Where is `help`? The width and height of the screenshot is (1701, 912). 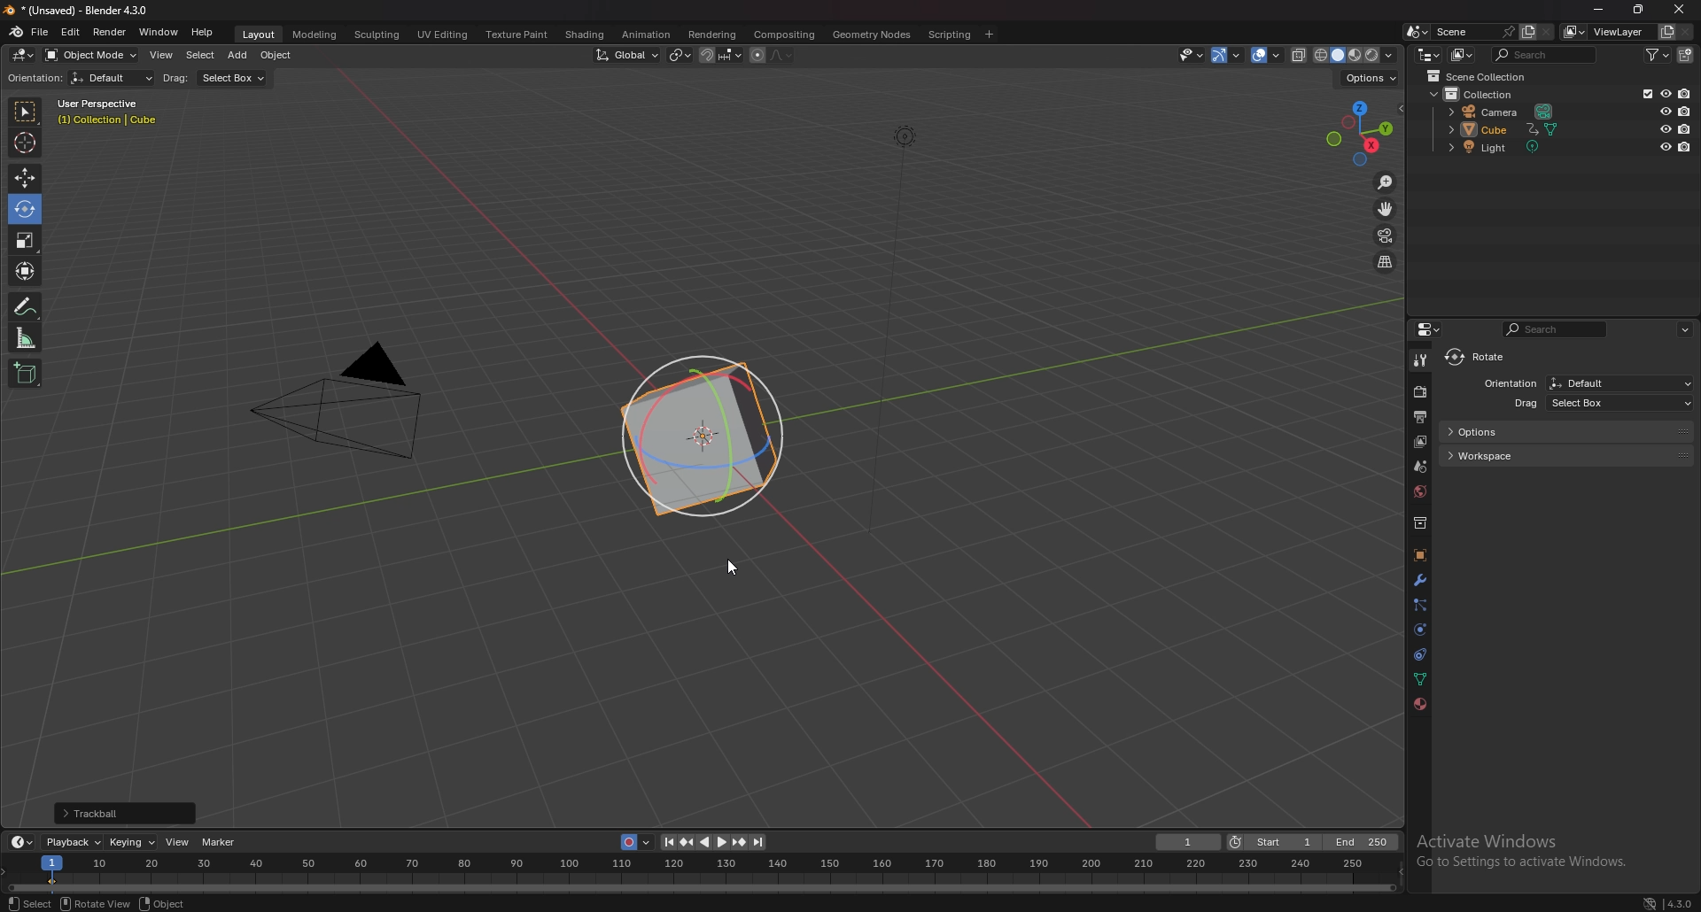
help is located at coordinates (204, 33).